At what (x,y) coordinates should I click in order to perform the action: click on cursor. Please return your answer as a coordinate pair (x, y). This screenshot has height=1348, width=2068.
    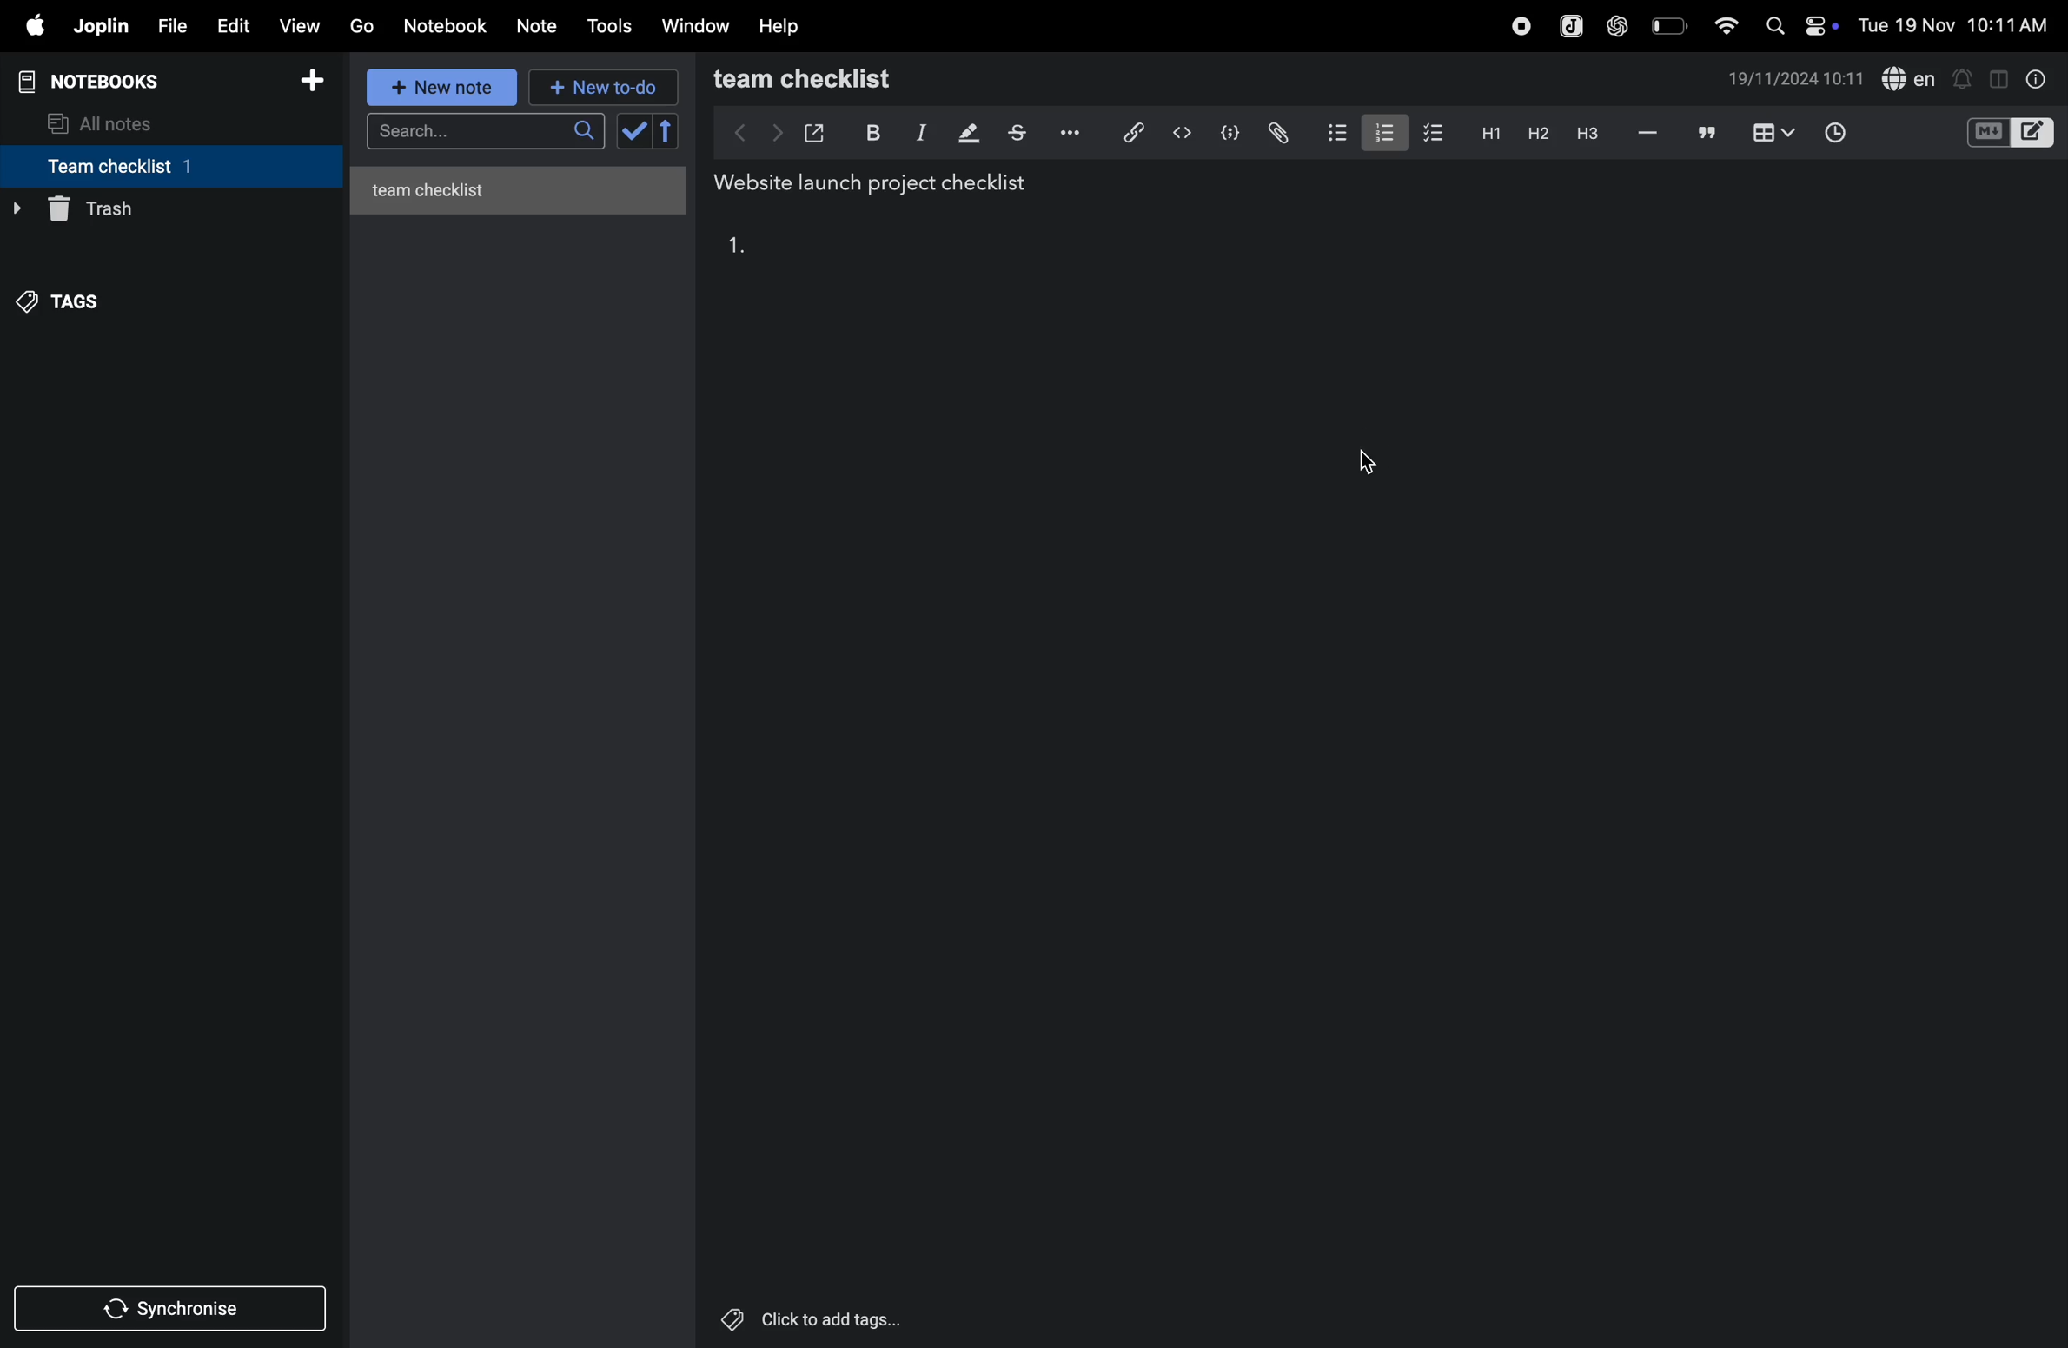
    Looking at the image, I should click on (1368, 461).